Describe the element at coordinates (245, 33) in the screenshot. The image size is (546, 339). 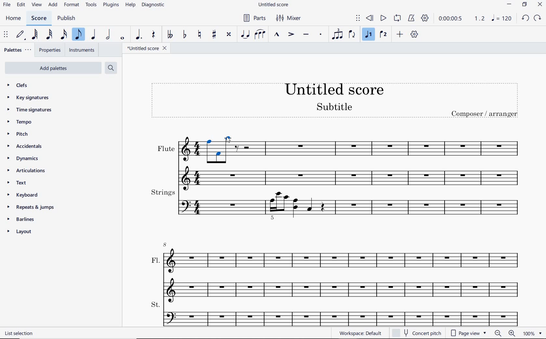
I see `TIE` at that location.